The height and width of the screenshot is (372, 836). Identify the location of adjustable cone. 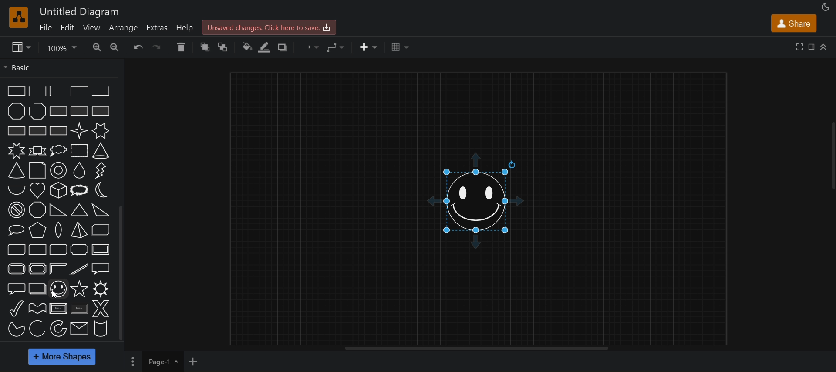
(15, 170).